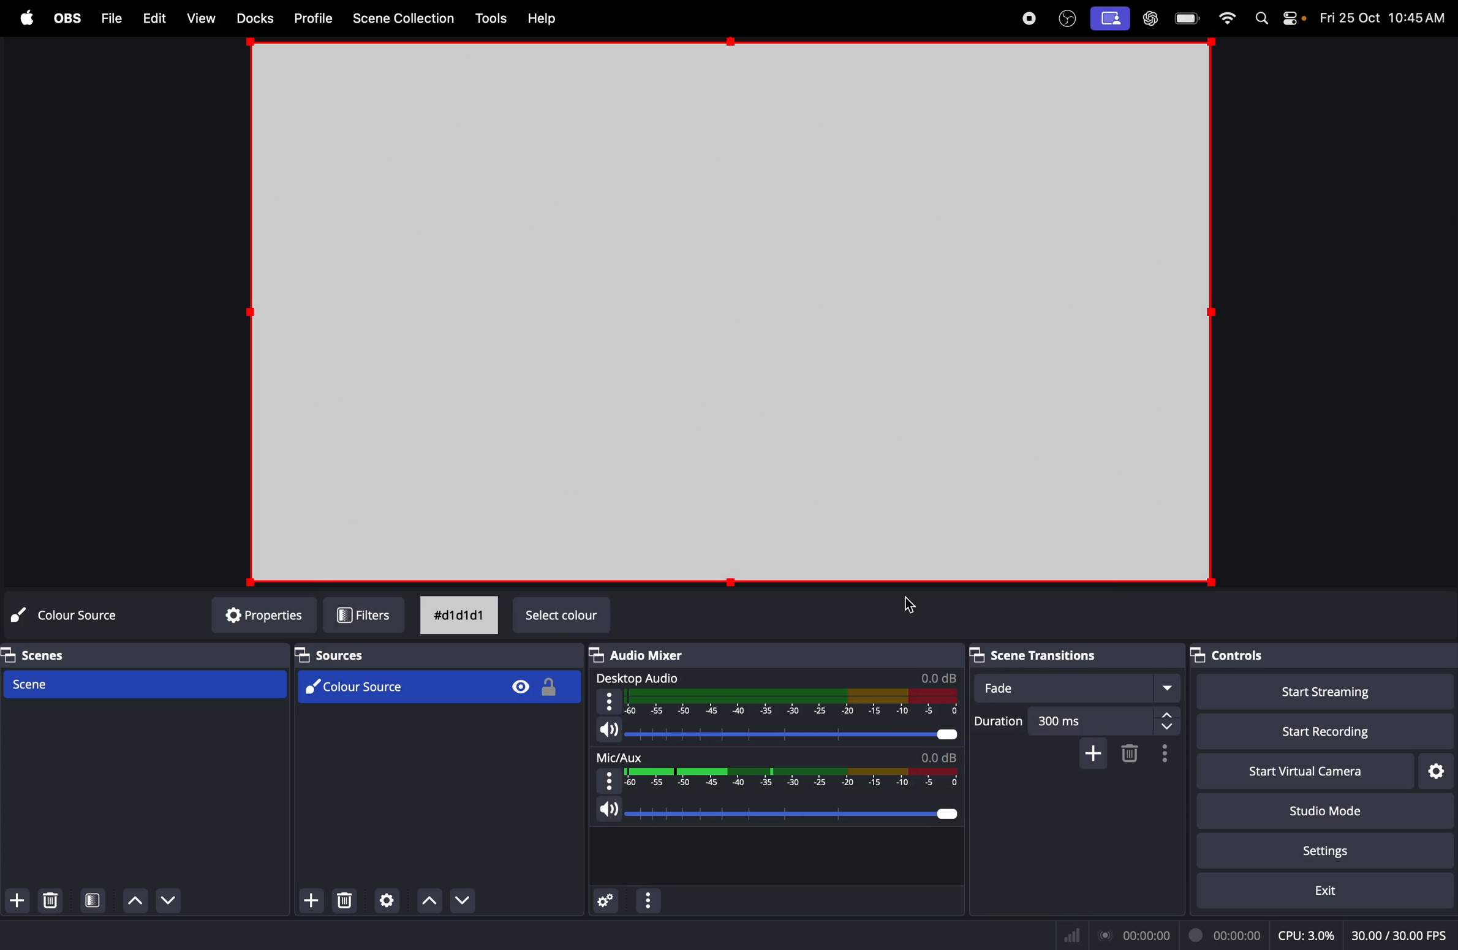 The image size is (1458, 950). I want to click on tools, so click(491, 18).